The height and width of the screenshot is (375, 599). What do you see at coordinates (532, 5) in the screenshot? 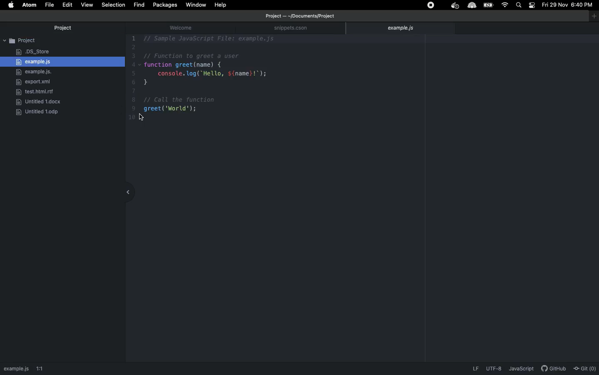
I see `Notification` at bounding box center [532, 5].